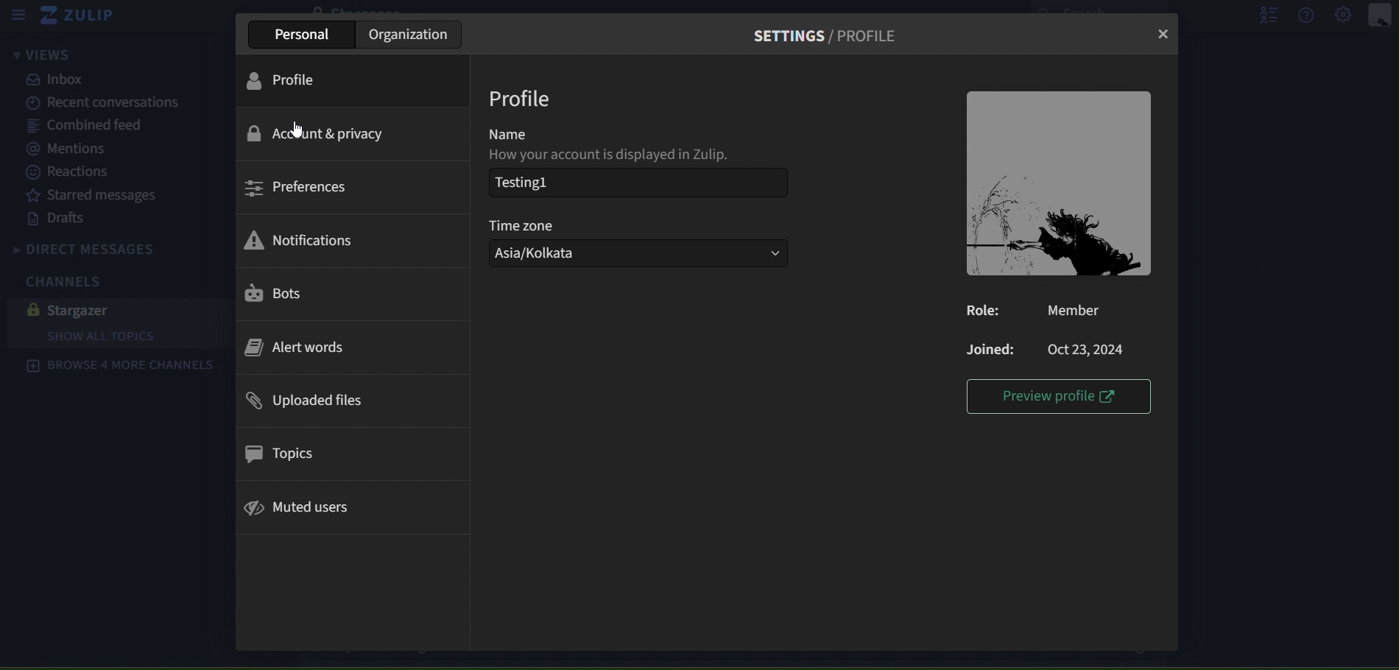 The image size is (1399, 670). I want to click on personal menu, so click(1382, 15).